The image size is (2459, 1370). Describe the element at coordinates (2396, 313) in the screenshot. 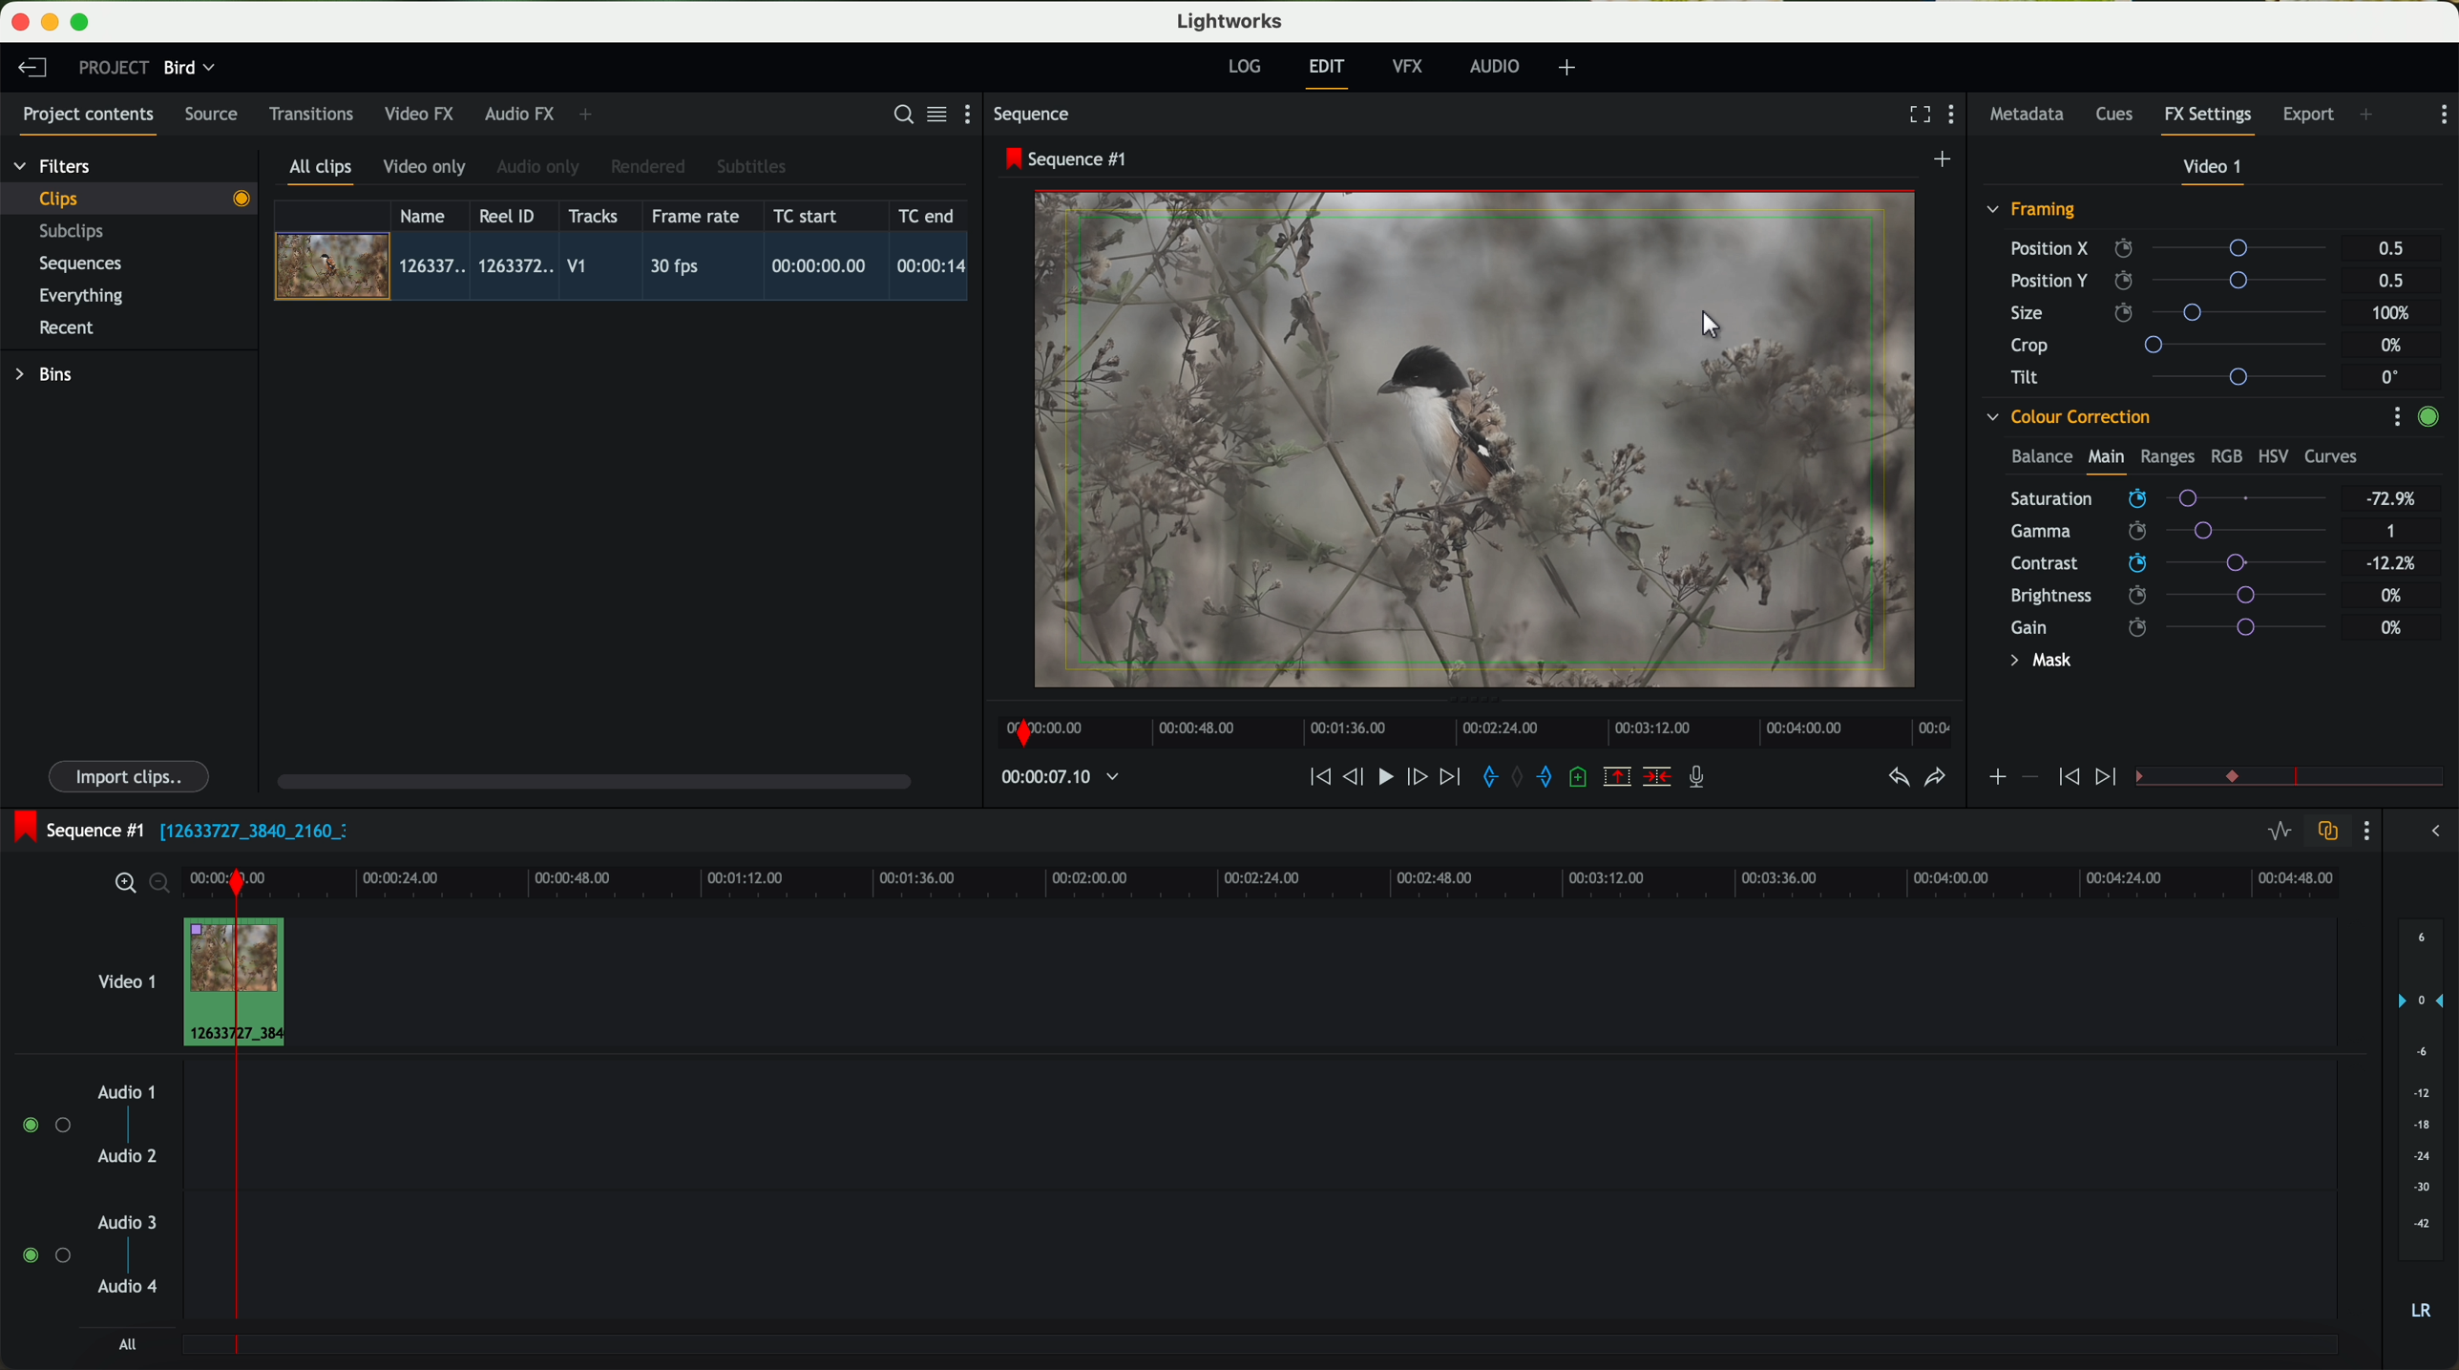

I see `100%` at that location.